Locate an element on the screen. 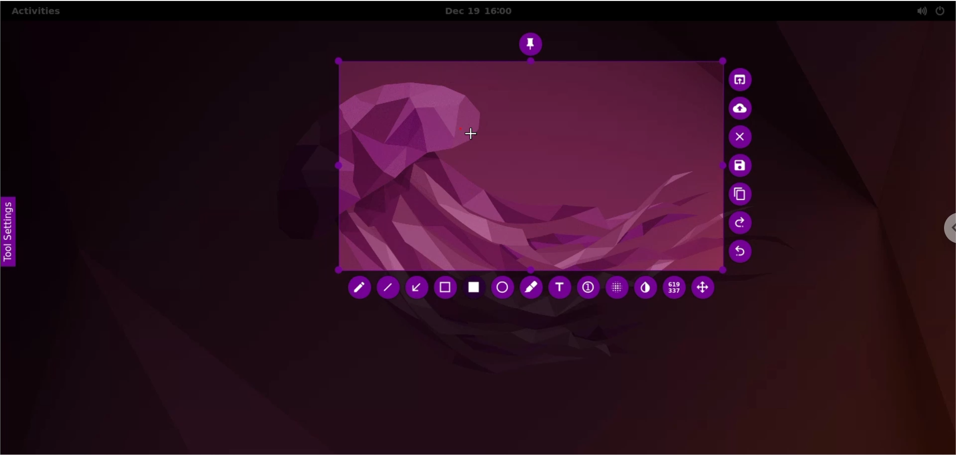 This screenshot has width=956, height=455. upload  is located at coordinates (744, 109).